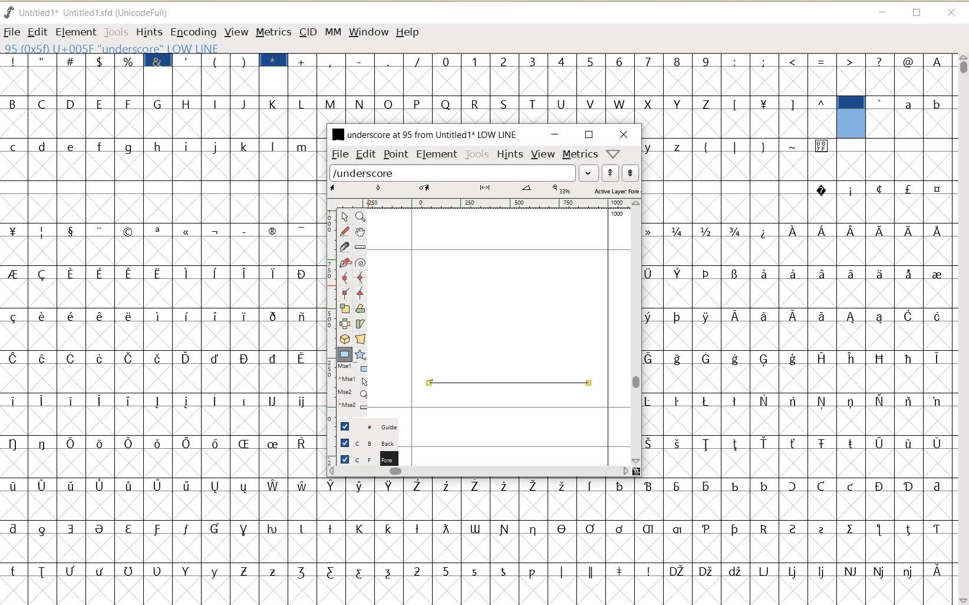 This screenshot has height=605, width=969. What do you see at coordinates (636, 70) in the screenshot?
I see `GLYPHY CHARACTERS & NUMBERS` at bounding box center [636, 70].